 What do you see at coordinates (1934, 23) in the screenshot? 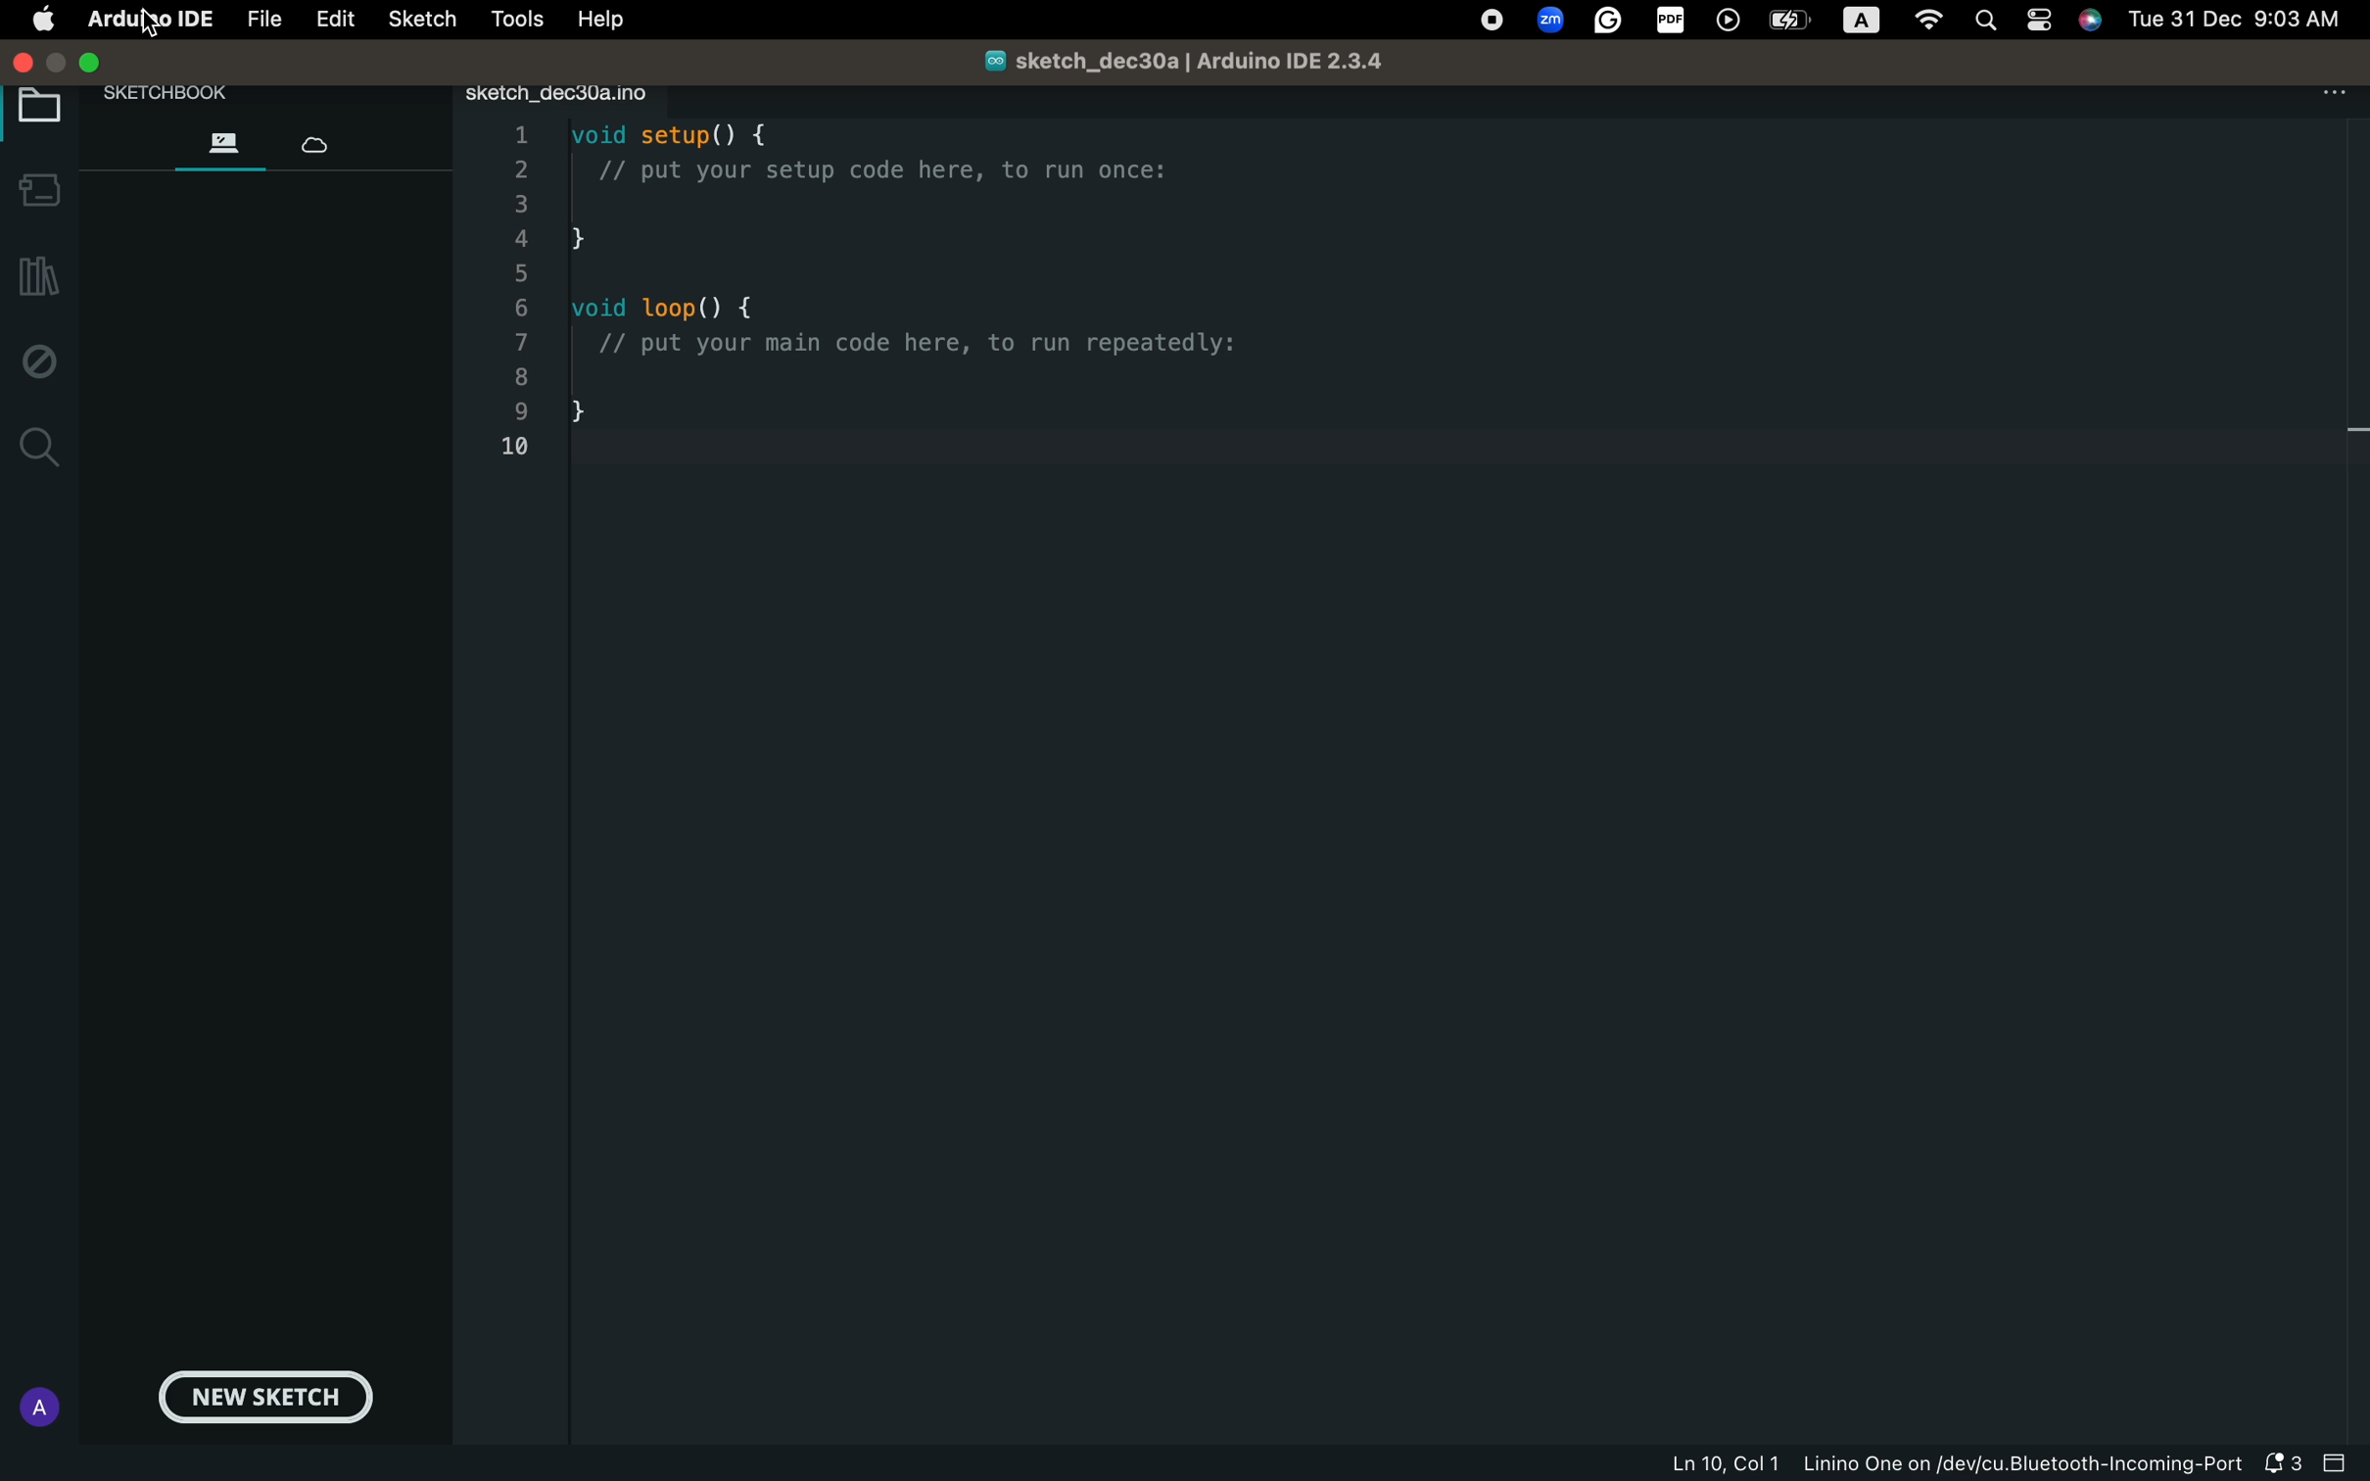
I see `WIfi` at bounding box center [1934, 23].